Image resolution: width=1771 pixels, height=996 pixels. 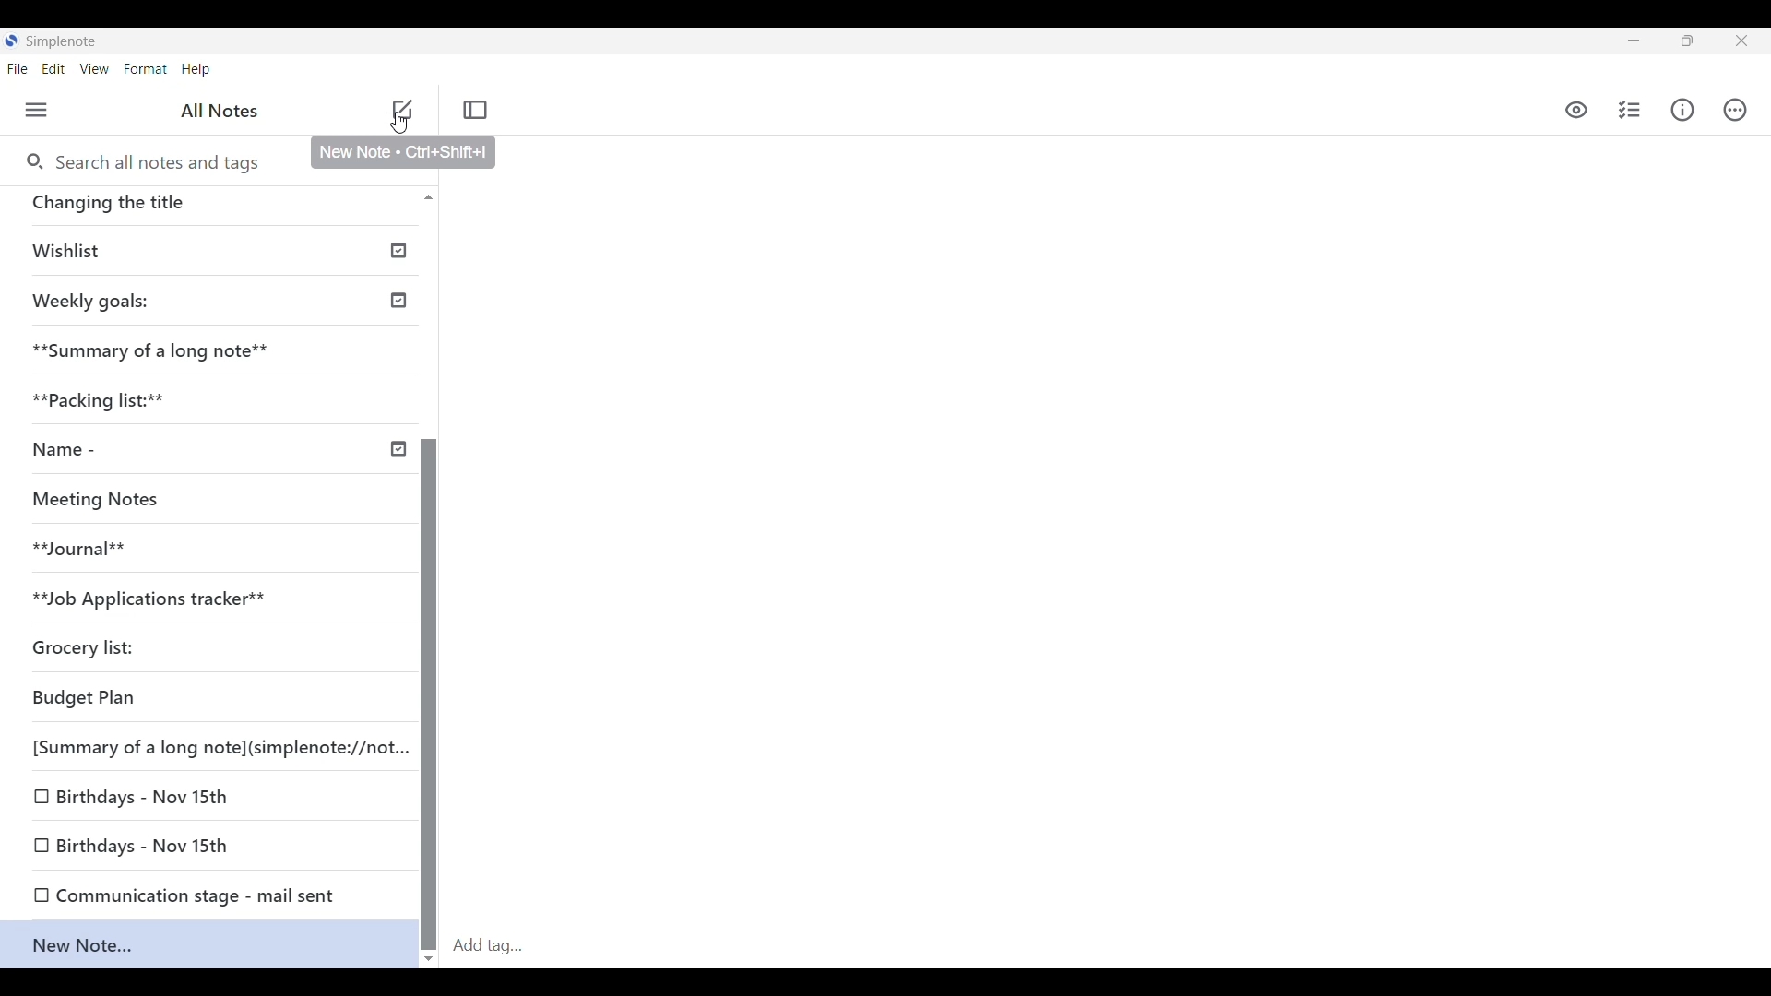 What do you see at coordinates (399, 302) in the screenshot?
I see `published` at bounding box center [399, 302].